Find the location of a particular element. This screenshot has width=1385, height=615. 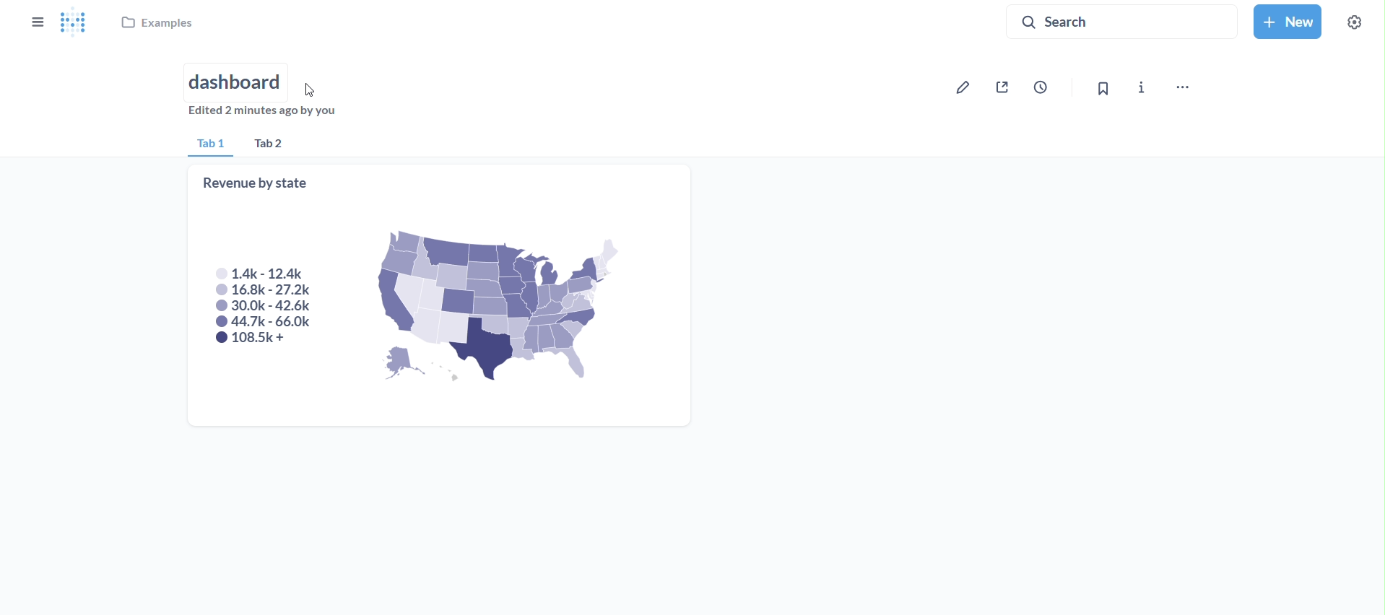

cursor is located at coordinates (313, 90).